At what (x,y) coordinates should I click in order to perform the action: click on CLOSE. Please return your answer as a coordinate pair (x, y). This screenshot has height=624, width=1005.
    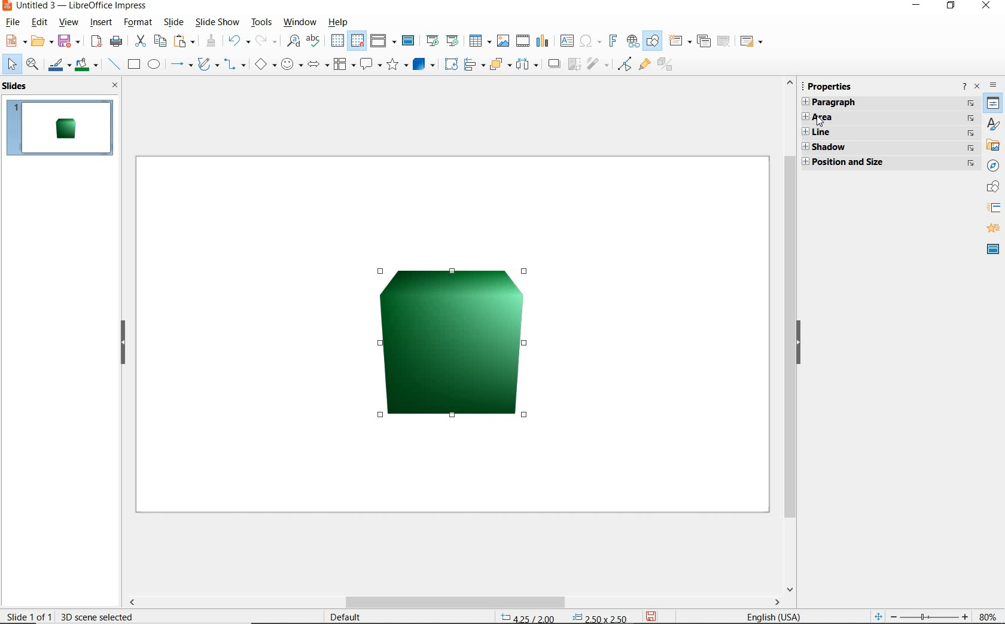
    Looking at the image, I should click on (116, 86).